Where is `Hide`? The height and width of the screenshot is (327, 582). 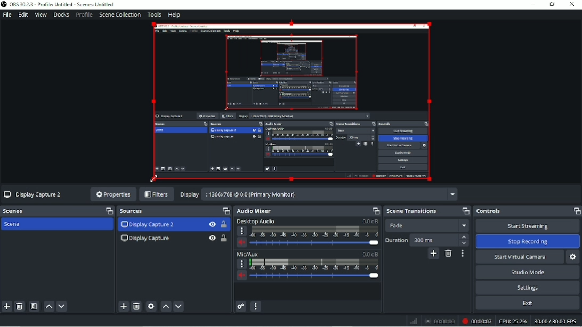
Hide is located at coordinates (212, 225).